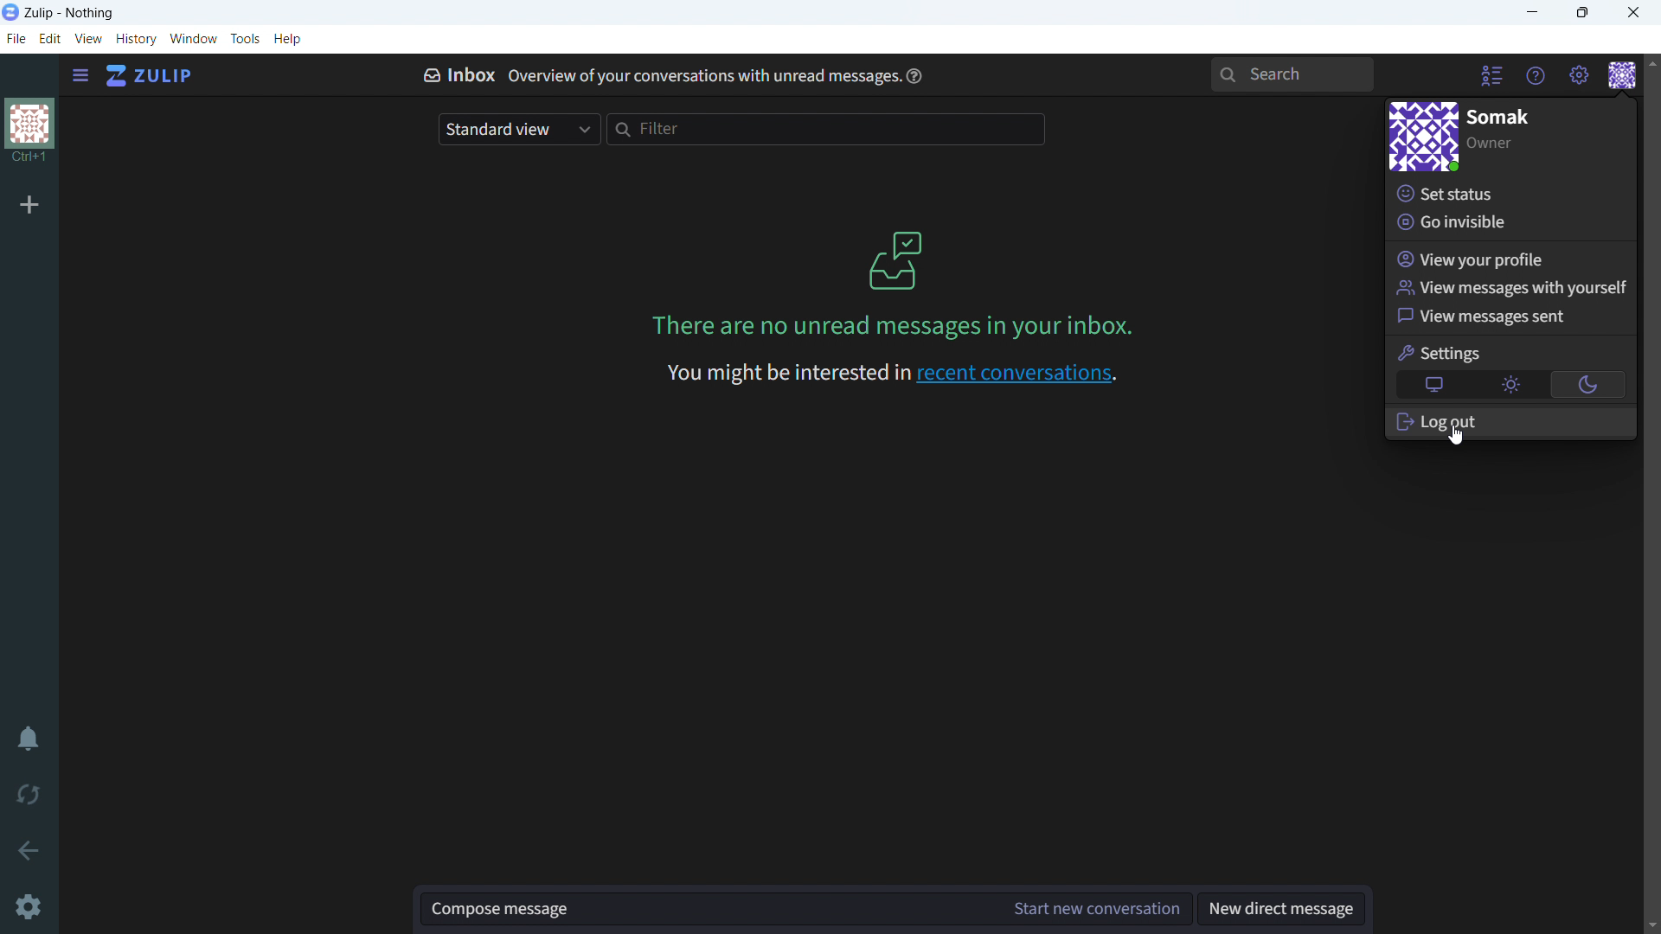  I want to click on maximize, so click(1581, 13).